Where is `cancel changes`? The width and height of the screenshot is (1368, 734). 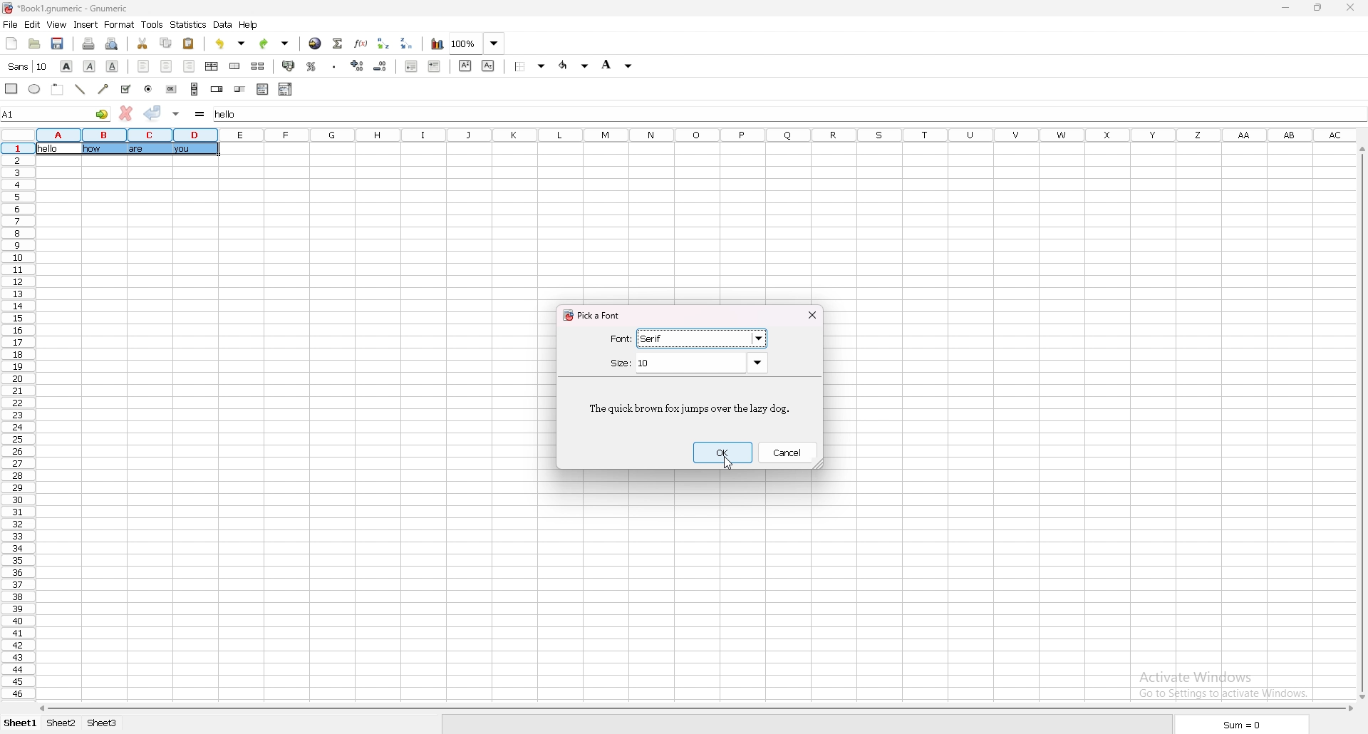
cancel changes is located at coordinates (125, 113).